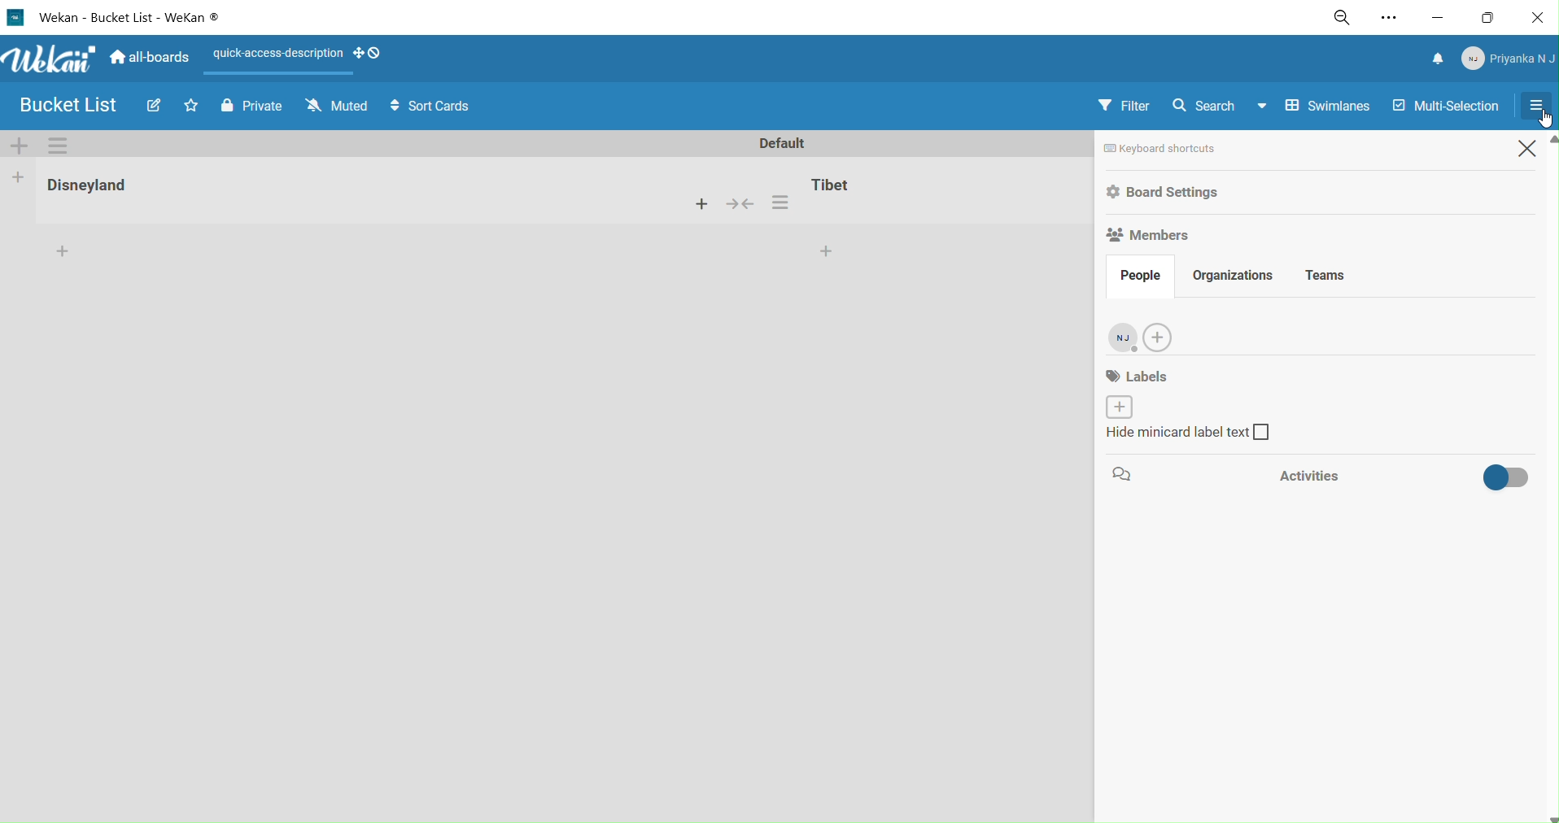 The height and width of the screenshot is (823, 1559). Describe the element at coordinates (1156, 235) in the screenshot. I see `members` at that location.